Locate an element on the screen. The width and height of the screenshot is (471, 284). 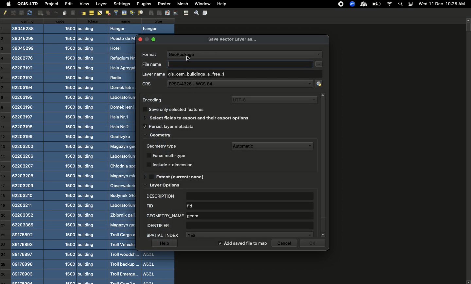
maximise is located at coordinates (156, 40).